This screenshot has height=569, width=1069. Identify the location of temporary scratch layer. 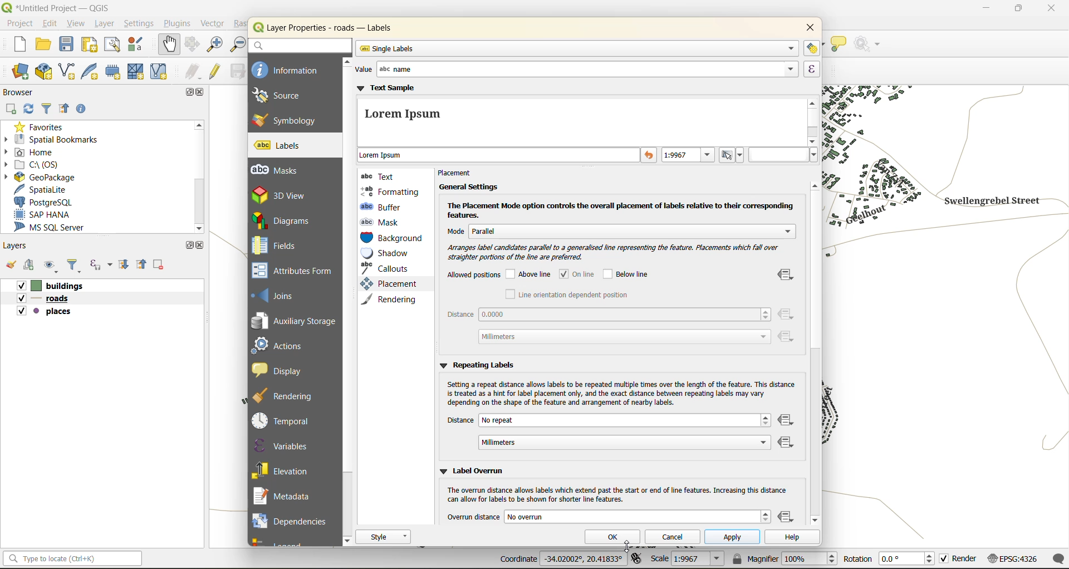
(114, 71).